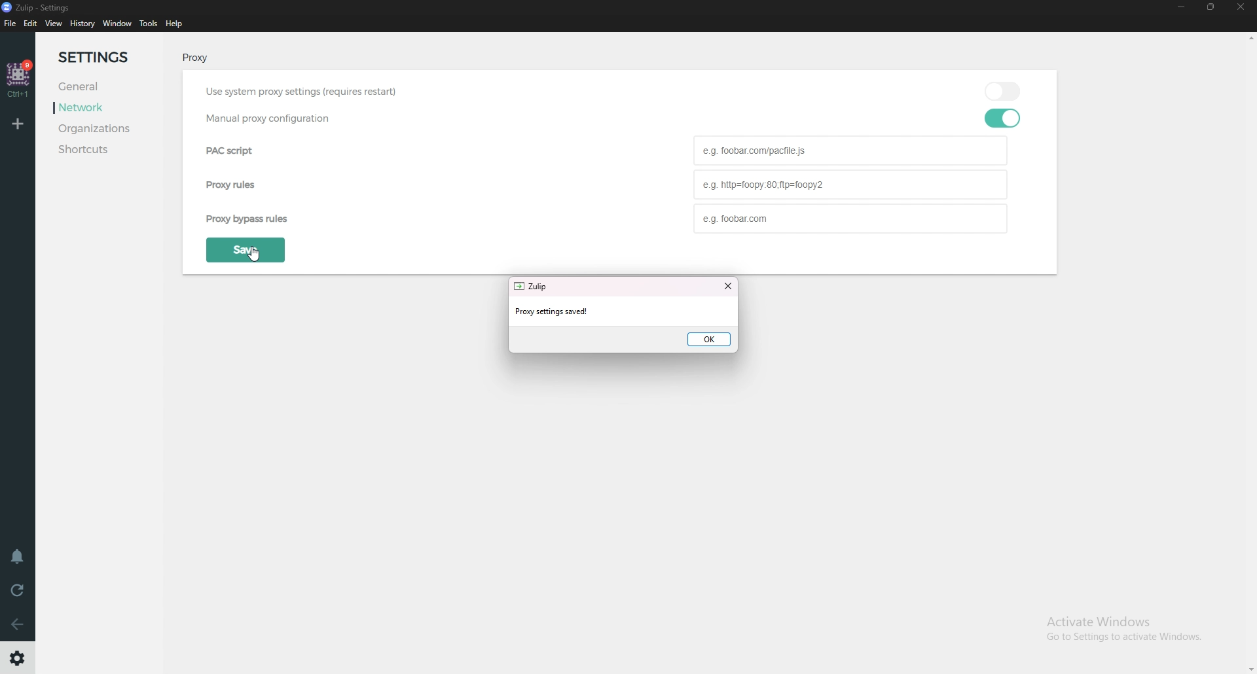  Describe the element at coordinates (174, 24) in the screenshot. I see `help` at that location.